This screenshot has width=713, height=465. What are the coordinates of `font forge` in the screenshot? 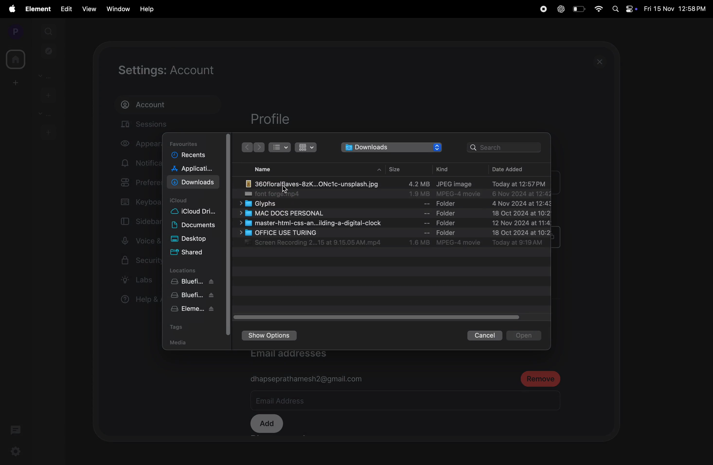 It's located at (395, 194).